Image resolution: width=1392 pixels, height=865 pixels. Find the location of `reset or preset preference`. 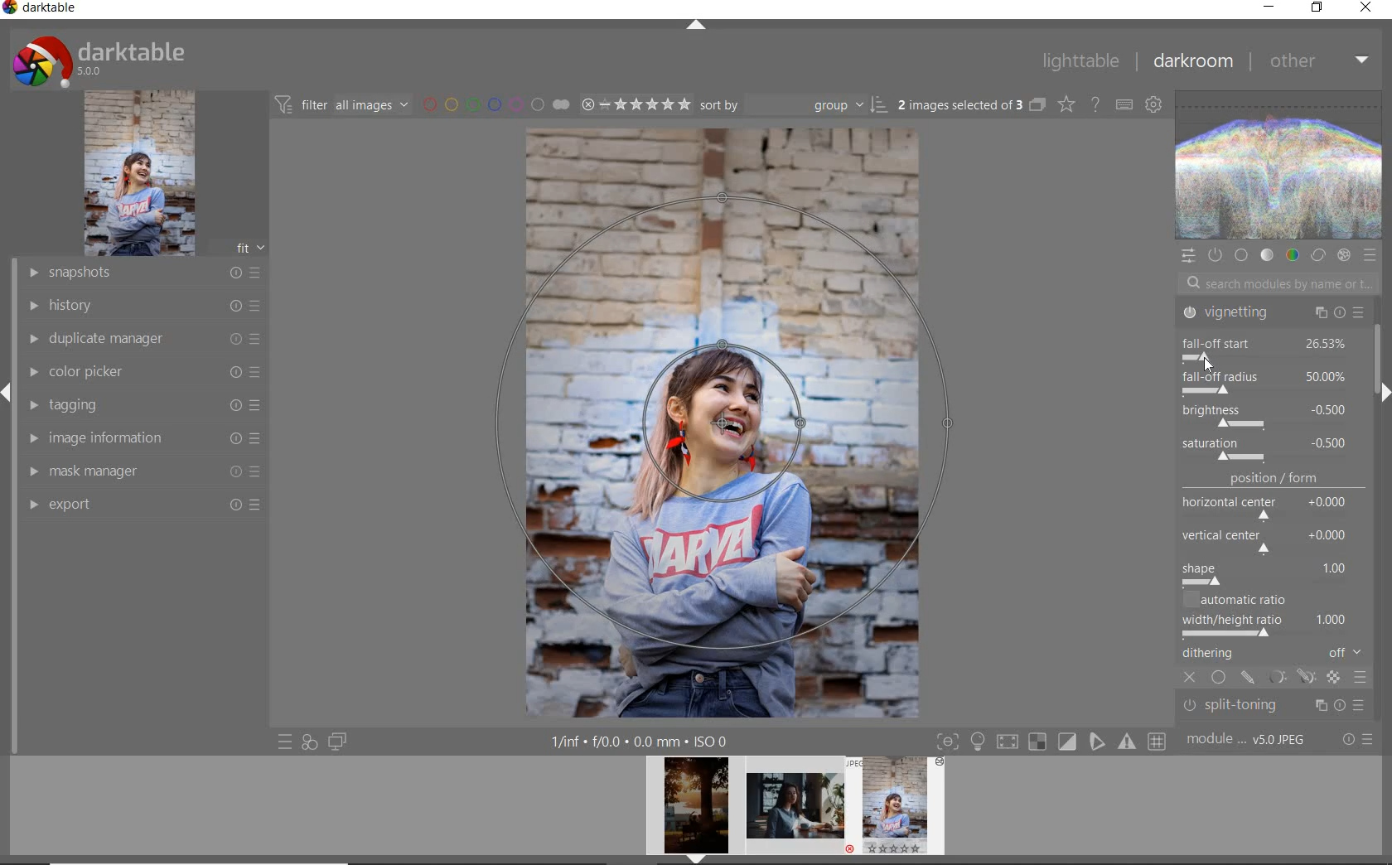

reset or preset preference is located at coordinates (1356, 741).